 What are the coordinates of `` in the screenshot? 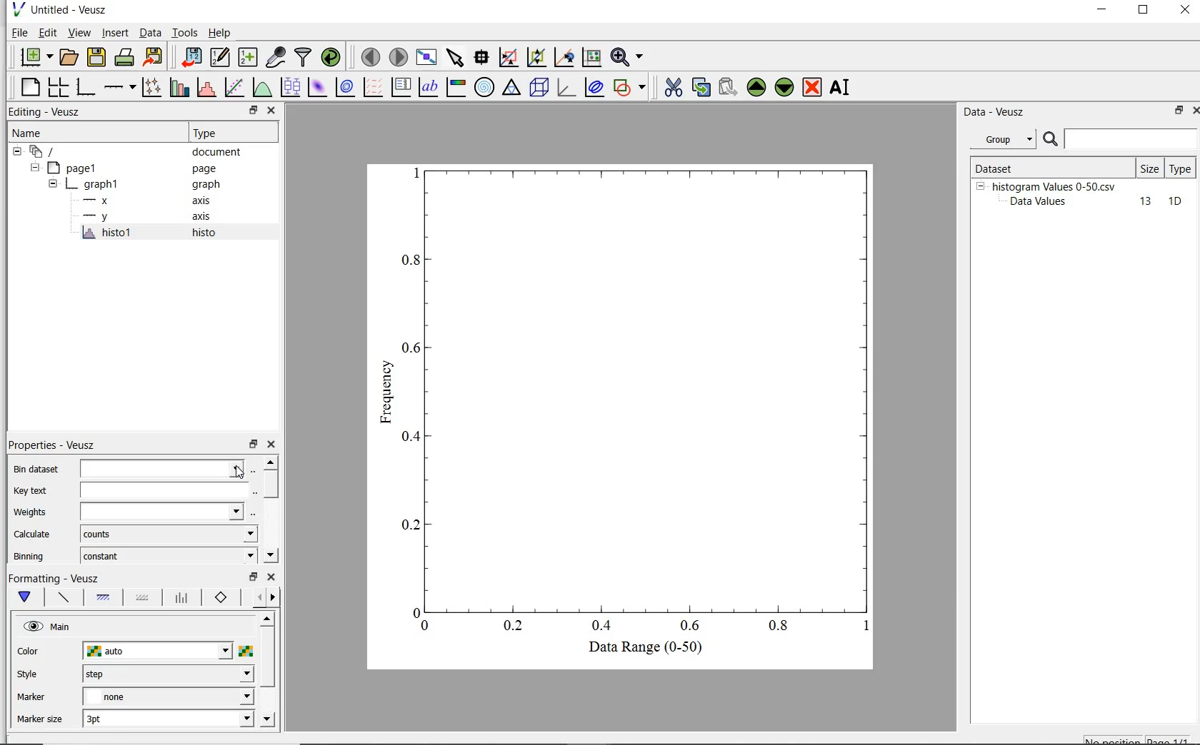 It's located at (207, 185).